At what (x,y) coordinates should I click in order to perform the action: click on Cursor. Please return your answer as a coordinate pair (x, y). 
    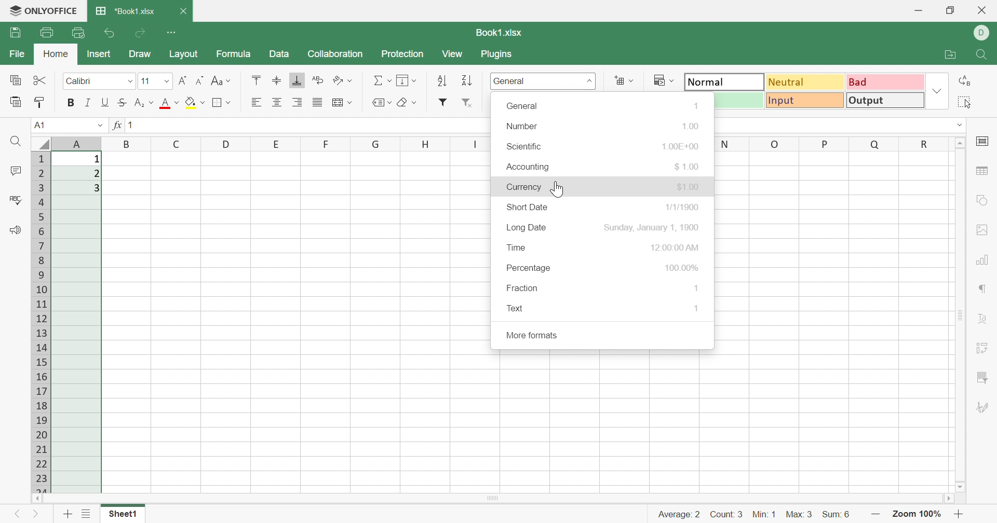
    Looking at the image, I should click on (560, 189).